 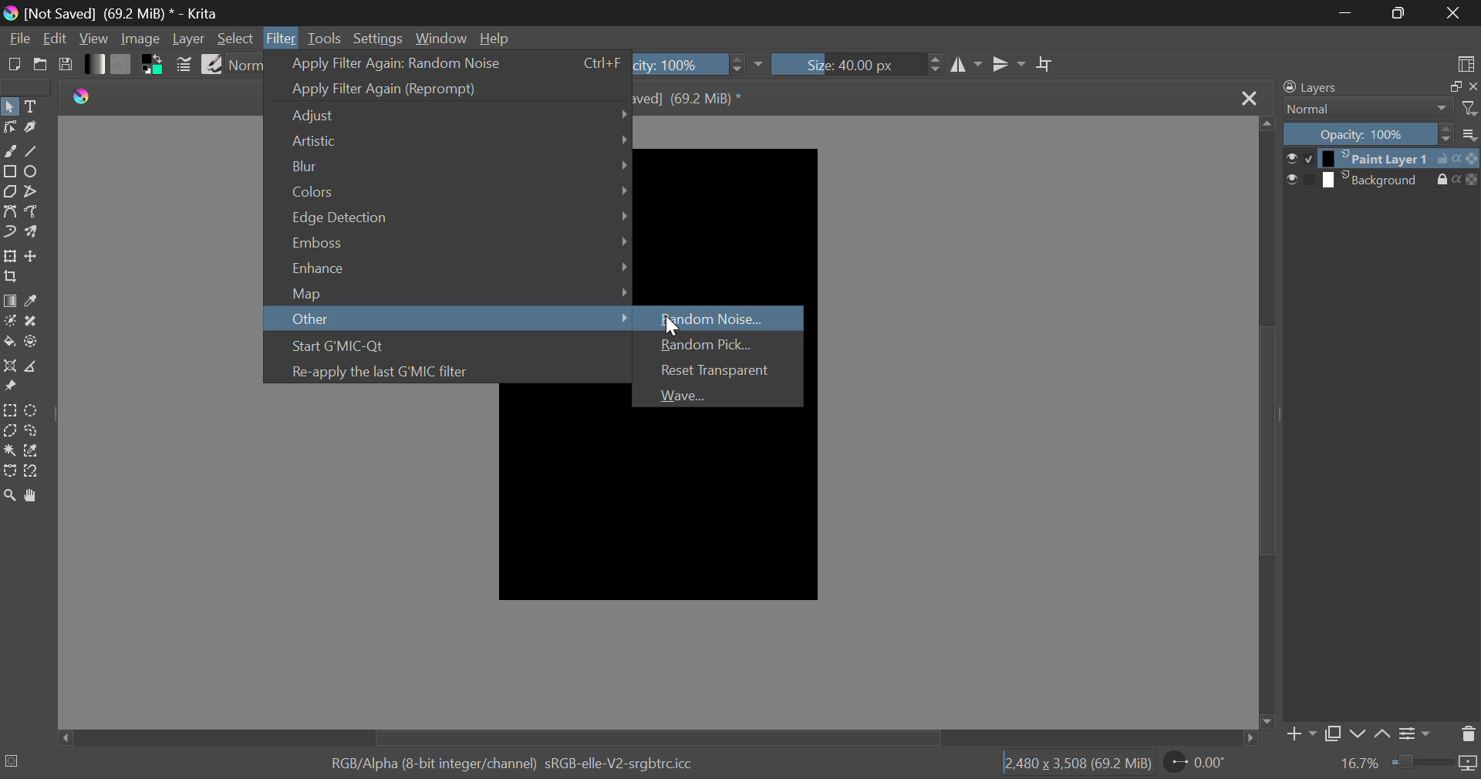 What do you see at coordinates (380, 37) in the screenshot?
I see `Settings` at bounding box center [380, 37].